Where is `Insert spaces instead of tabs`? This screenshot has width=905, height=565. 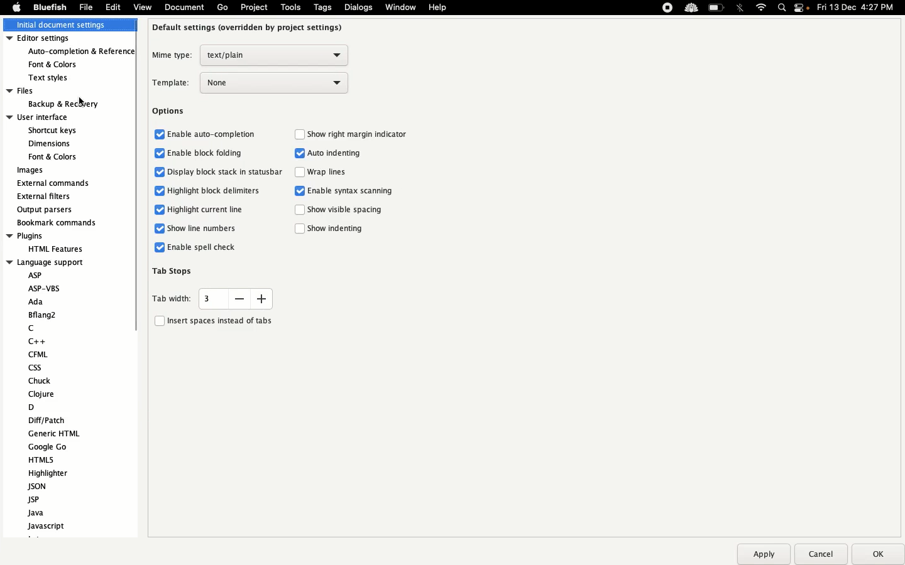 Insert spaces instead of tabs is located at coordinates (217, 320).